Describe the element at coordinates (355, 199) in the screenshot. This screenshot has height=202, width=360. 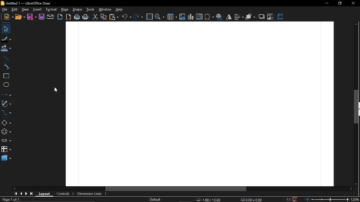
I see `20%` at that location.